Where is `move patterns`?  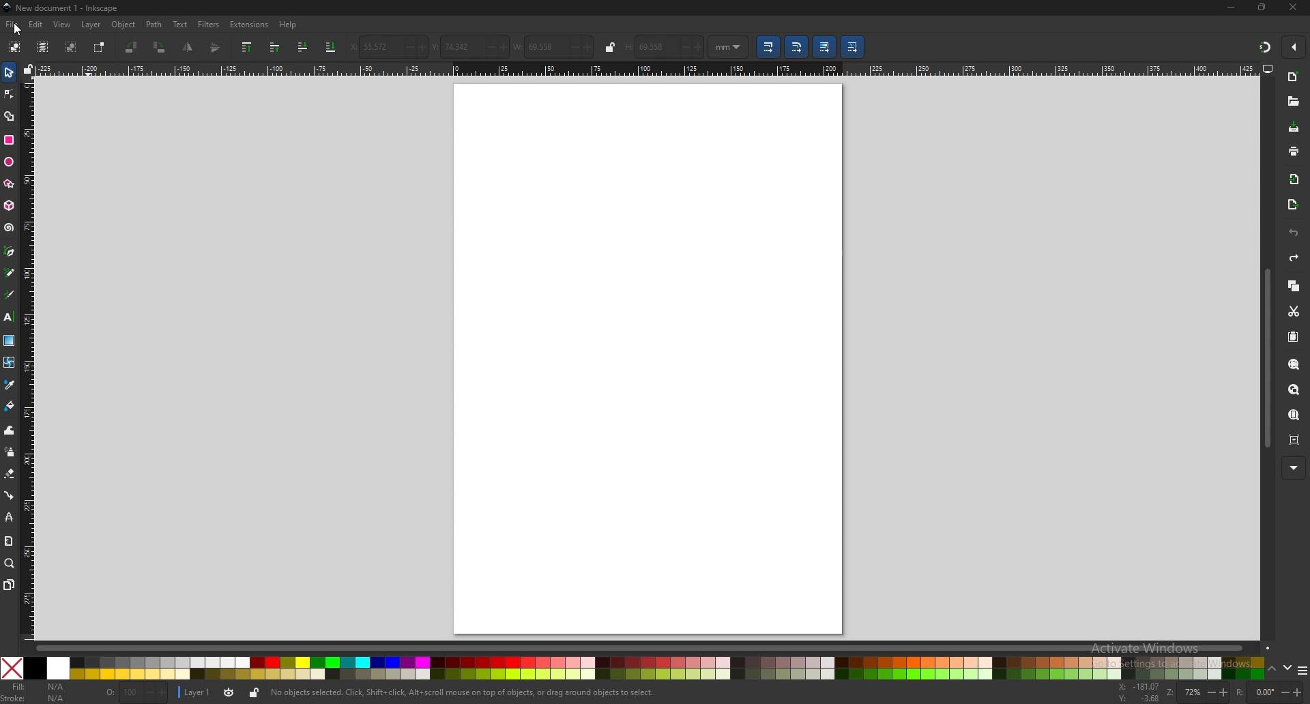 move patterns is located at coordinates (854, 46).